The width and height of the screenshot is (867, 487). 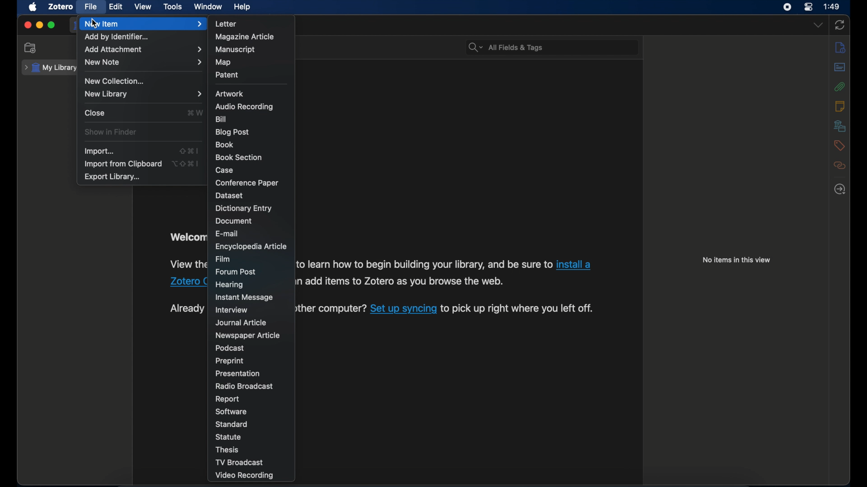 What do you see at coordinates (245, 476) in the screenshot?
I see `video recording` at bounding box center [245, 476].